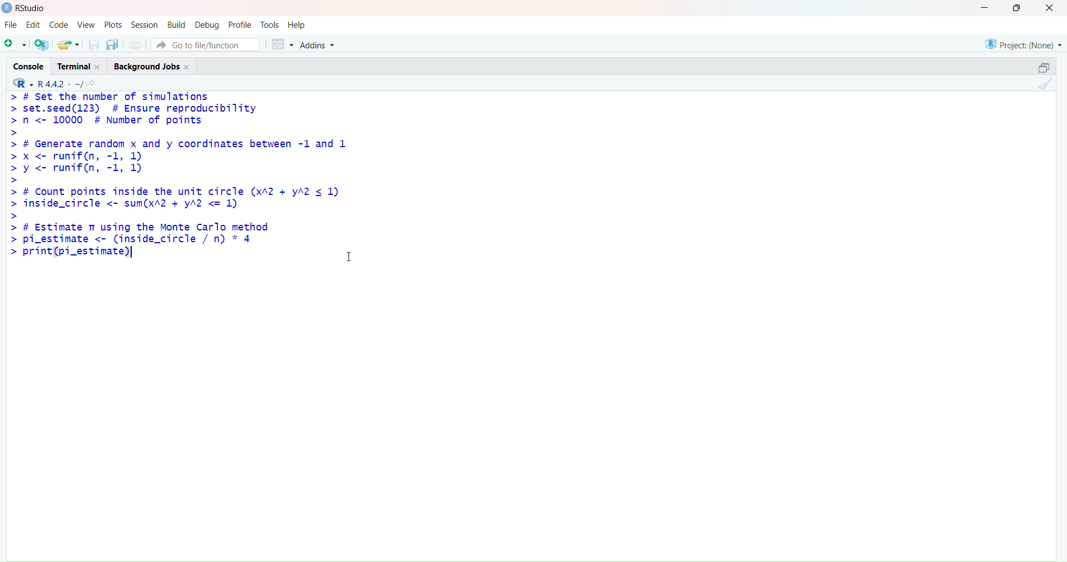 Image resolution: width=1067 pixels, height=562 pixels. I want to click on Open an existing file (Ctrl + O), so click(69, 43).